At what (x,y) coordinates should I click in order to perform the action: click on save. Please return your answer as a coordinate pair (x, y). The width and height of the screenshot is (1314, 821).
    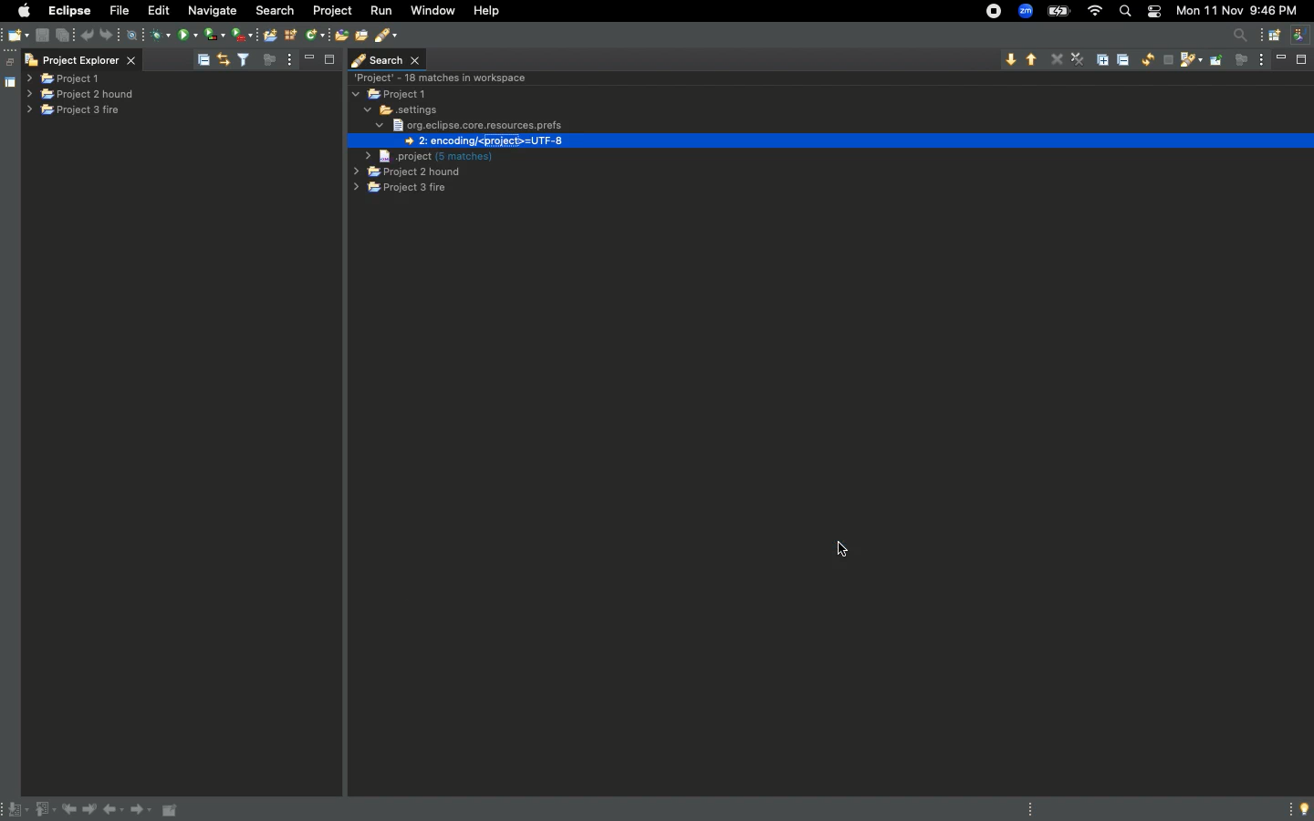
    Looking at the image, I should click on (43, 36).